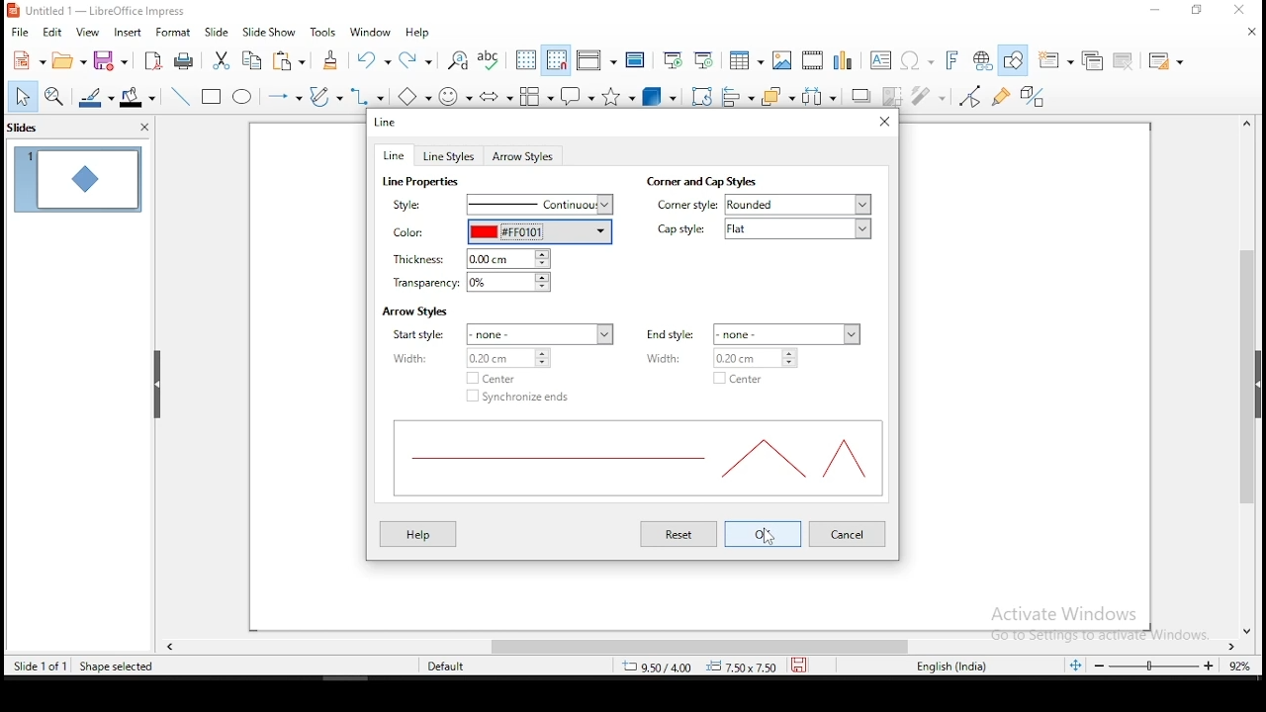  I want to click on scroll bar, so click(679, 644).